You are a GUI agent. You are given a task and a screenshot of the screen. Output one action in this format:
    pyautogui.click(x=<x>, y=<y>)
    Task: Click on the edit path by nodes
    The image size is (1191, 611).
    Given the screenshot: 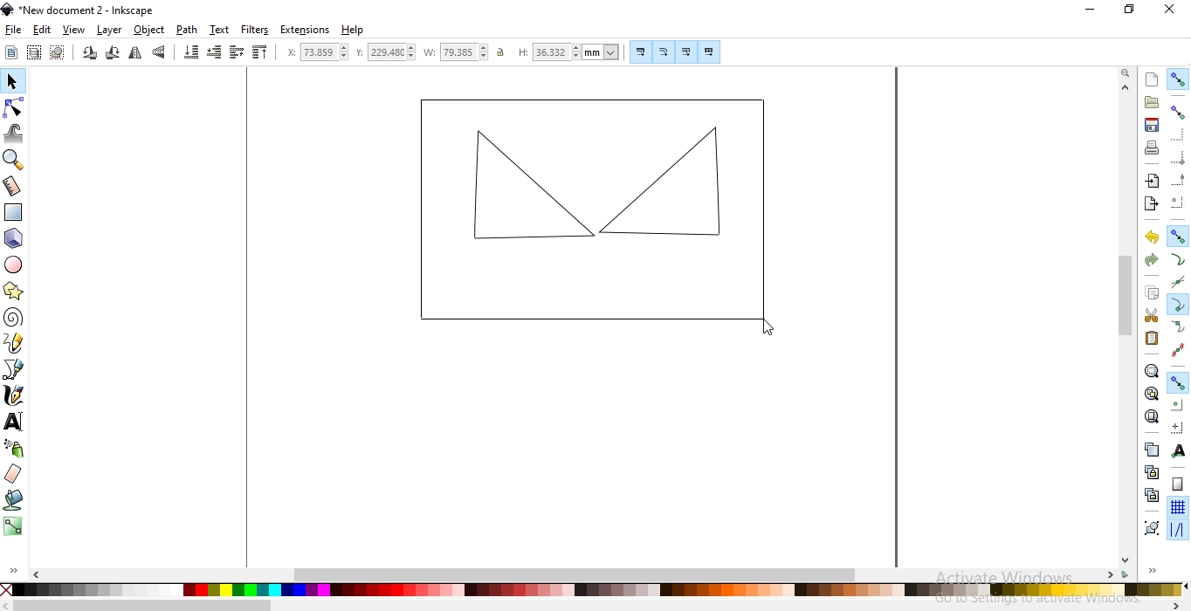 What is the action you would take?
    pyautogui.click(x=13, y=110)
    